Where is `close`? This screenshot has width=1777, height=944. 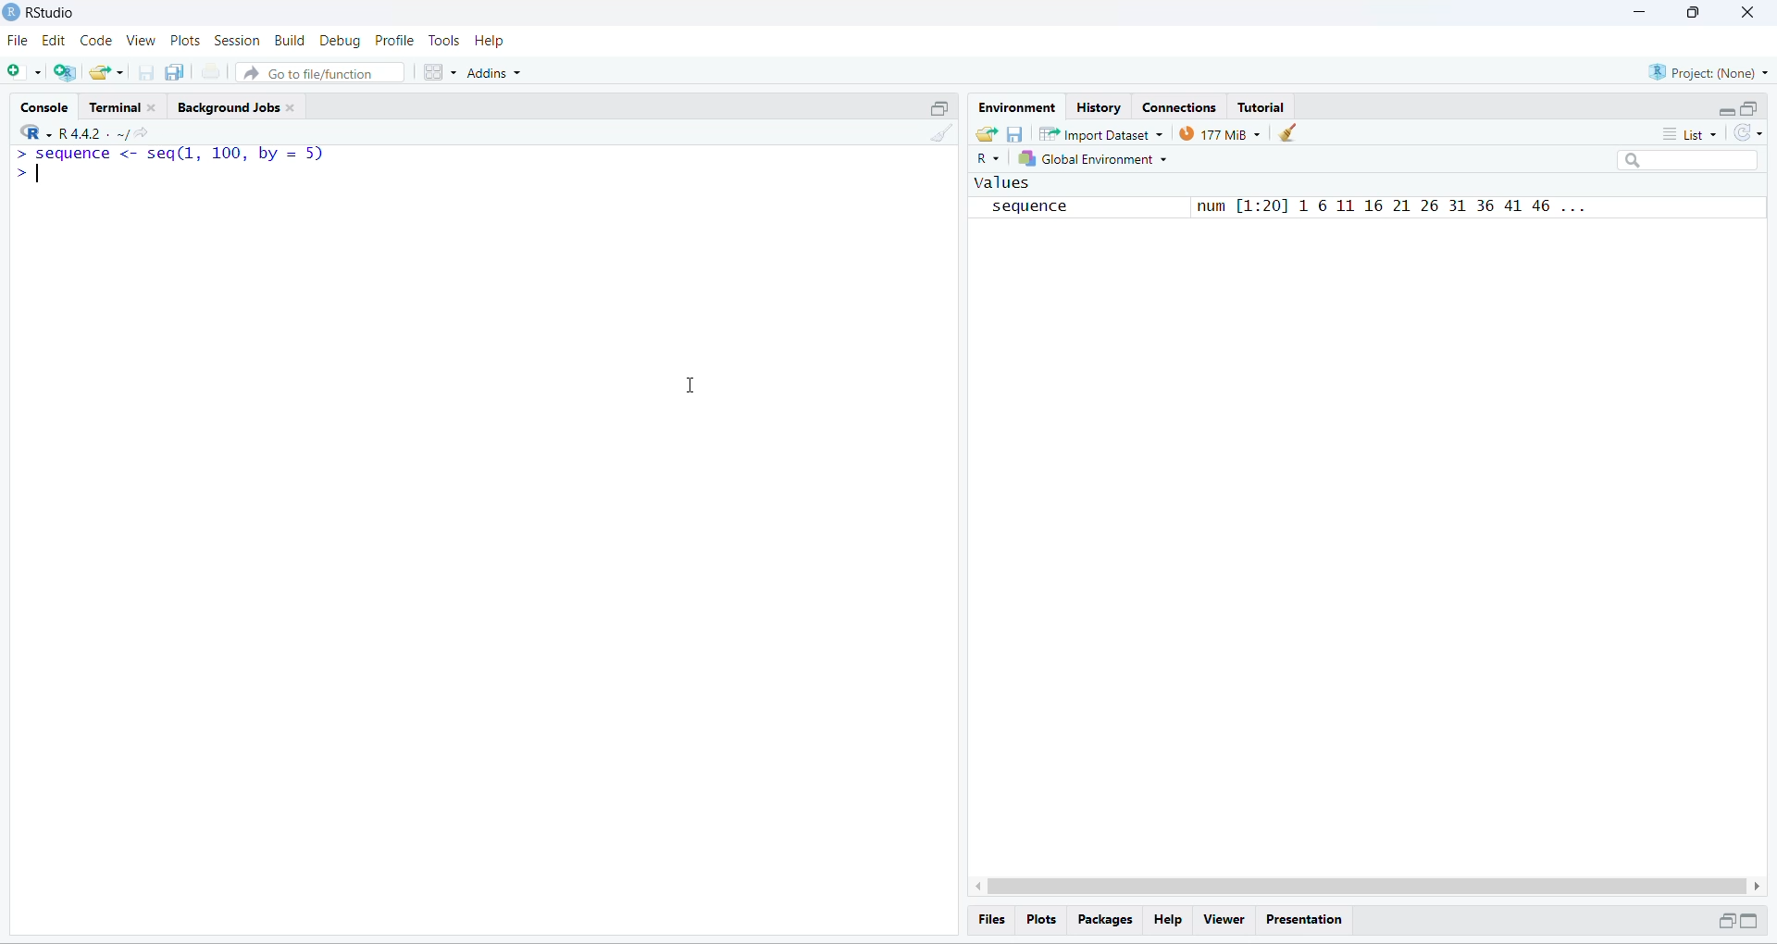 close is located at coordinates (291, 108).